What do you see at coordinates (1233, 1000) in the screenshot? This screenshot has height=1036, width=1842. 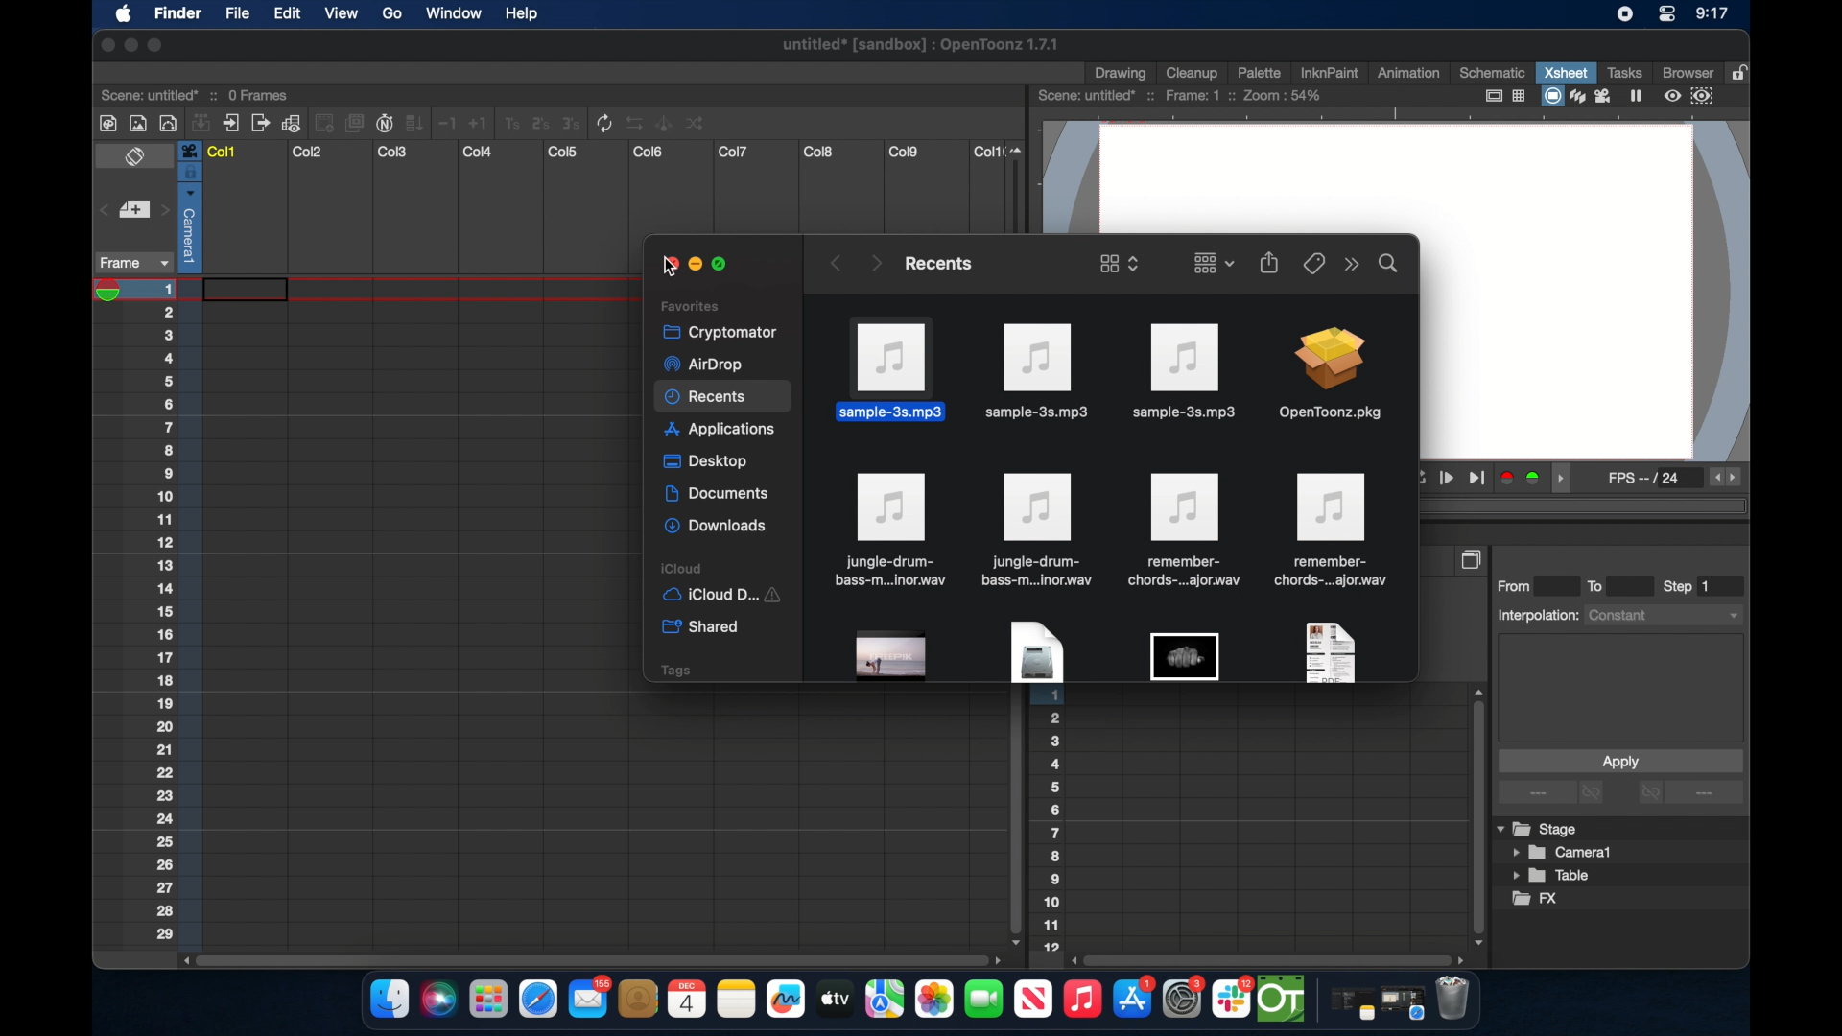 I see `slack` at bounding box center [1233, 1000].